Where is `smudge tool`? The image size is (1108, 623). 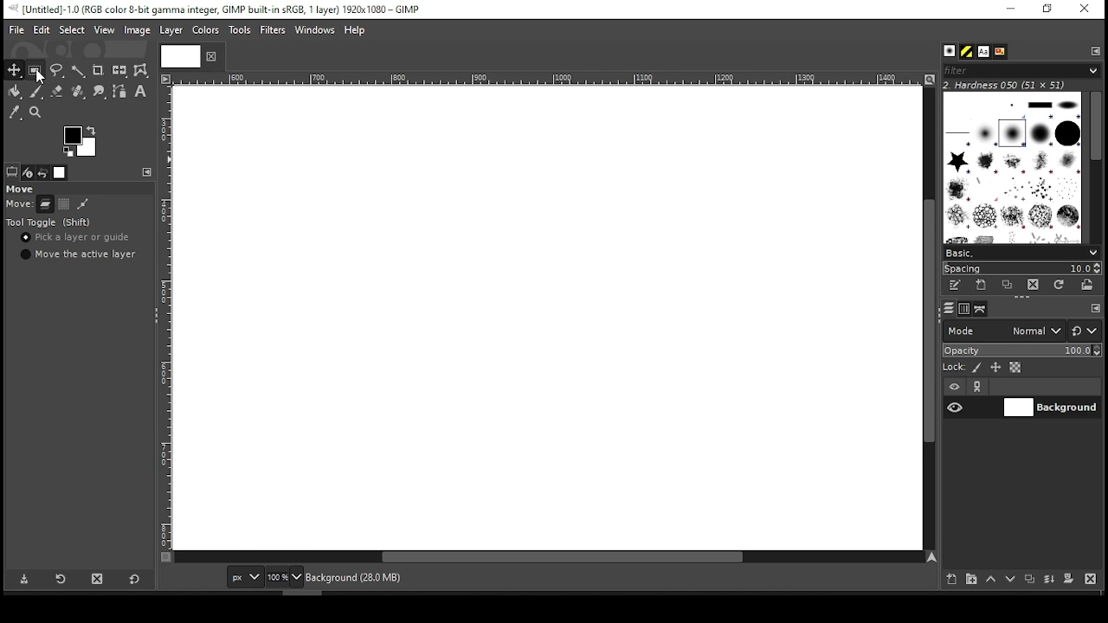 smudge tool is located at coordinates (100, 92).